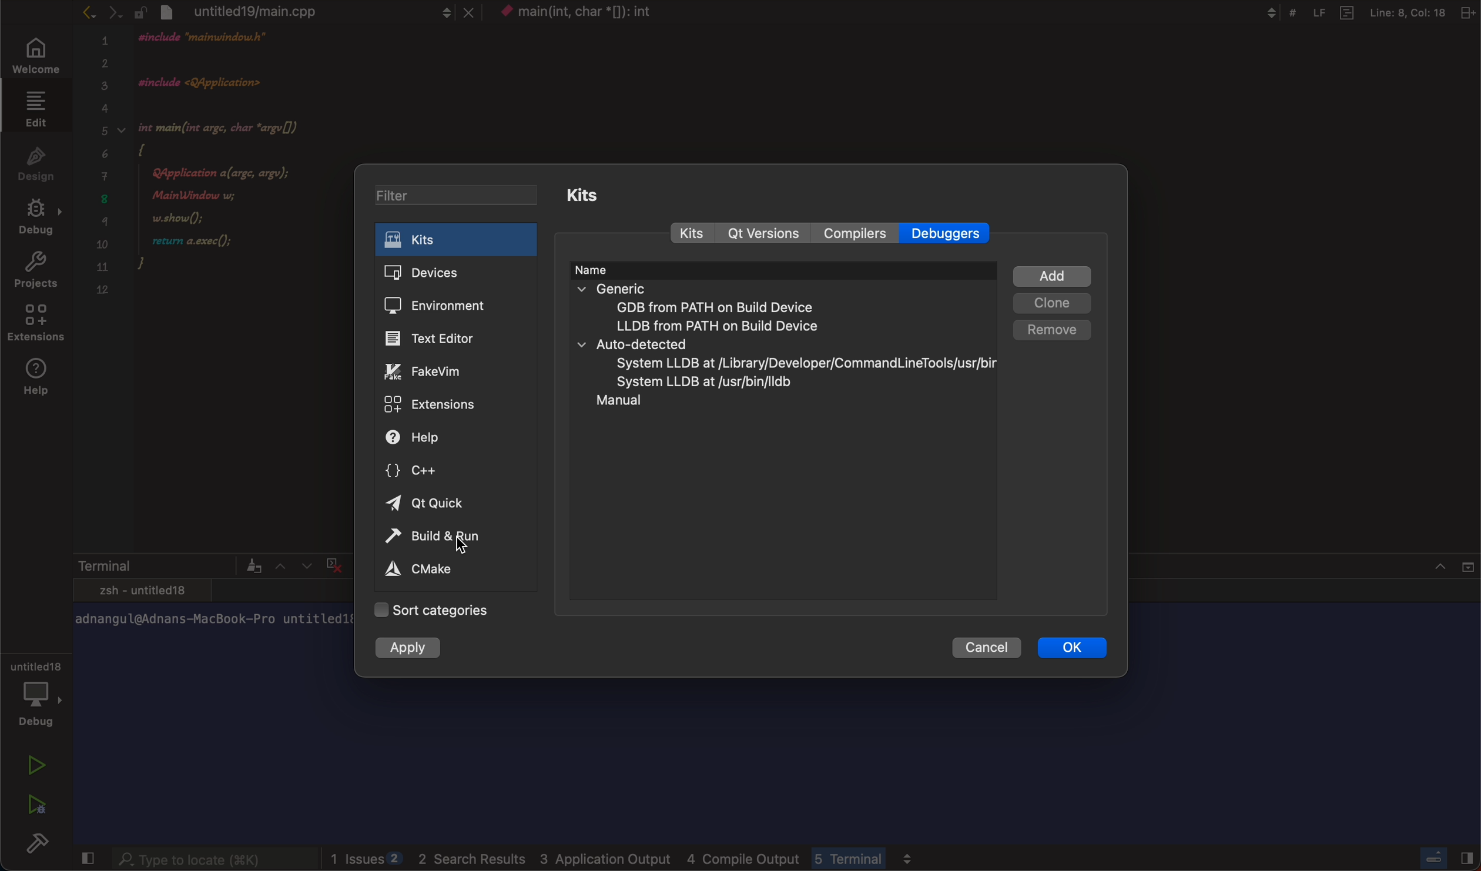  What do you see at coordinates (1361, 11) in the screenshot?
I see `` at bounding box center [1361, 11].